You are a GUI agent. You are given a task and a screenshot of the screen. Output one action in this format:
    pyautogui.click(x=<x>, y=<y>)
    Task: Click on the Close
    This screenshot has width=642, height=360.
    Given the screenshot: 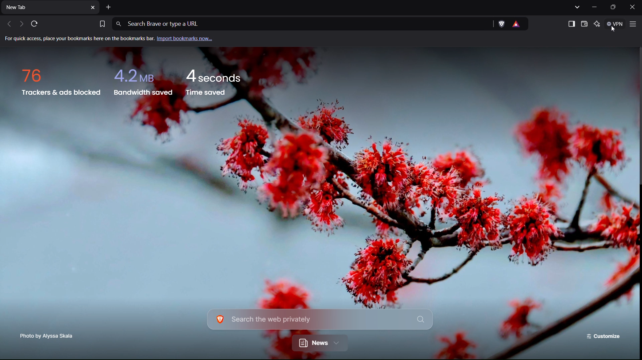 What is the action you would take?
    pyautogui.click(x=634, y=7)
    